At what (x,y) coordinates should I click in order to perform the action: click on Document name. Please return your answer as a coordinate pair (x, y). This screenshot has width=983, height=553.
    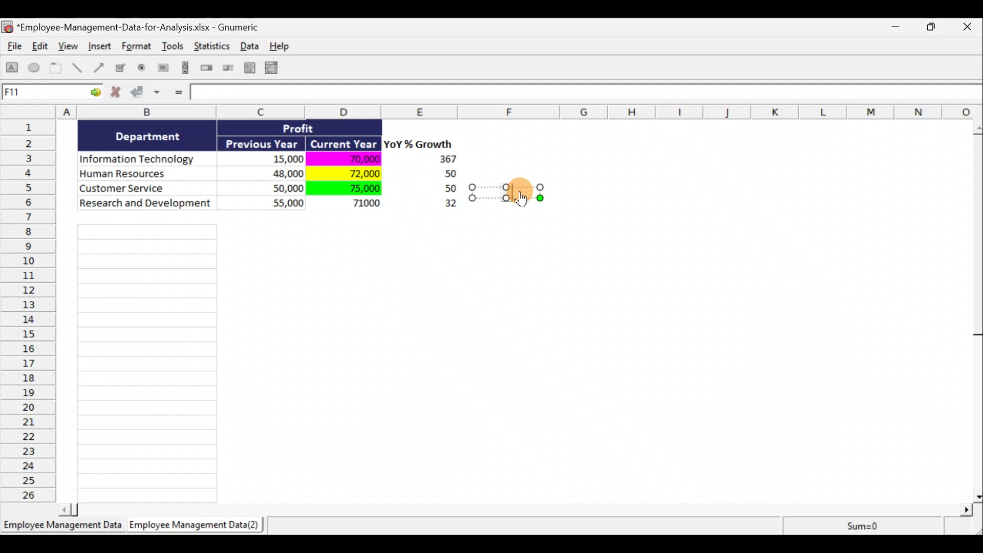
    Looking at the image, I should click on (136, 28).